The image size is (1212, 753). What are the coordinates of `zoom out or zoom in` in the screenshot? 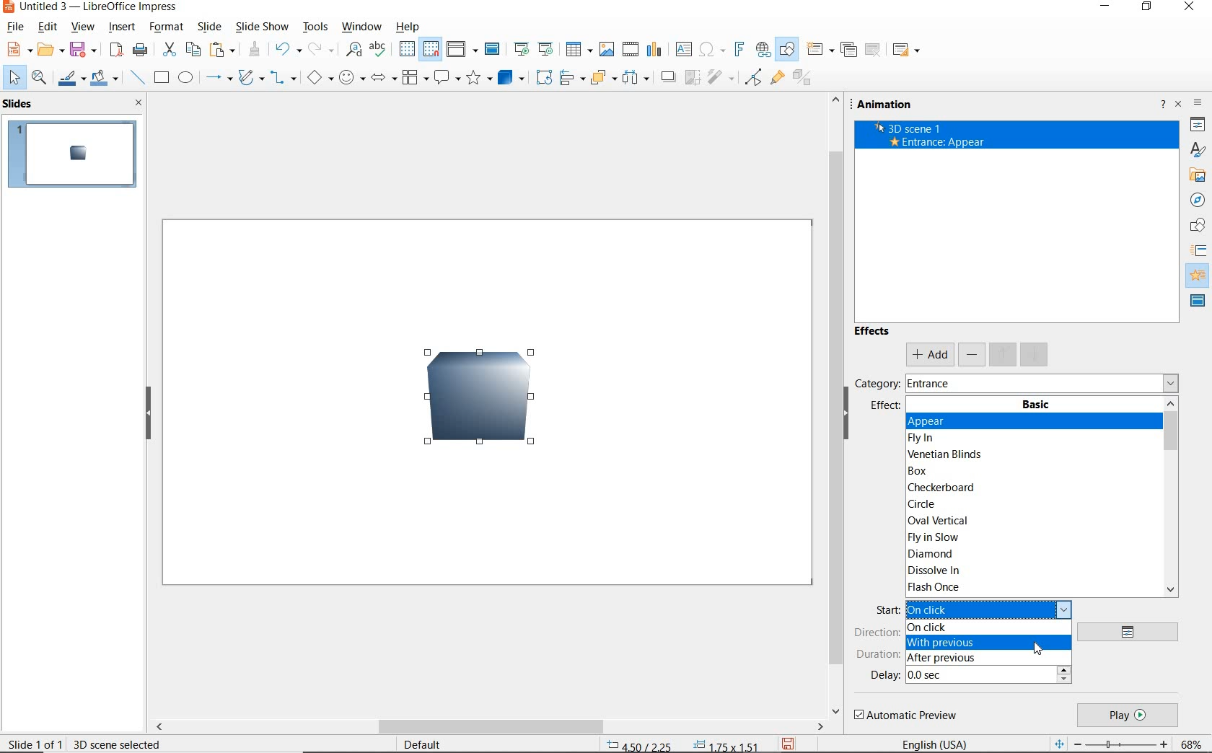 It's located at (1109, 743).